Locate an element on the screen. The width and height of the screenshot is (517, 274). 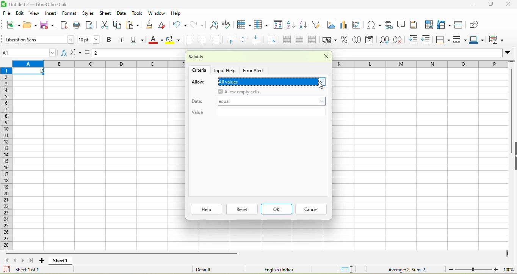
scroll top last sheet is located at coordinates (33, 260).